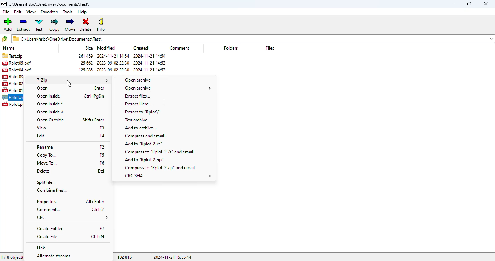  I want to click on files, so click(270, 48).